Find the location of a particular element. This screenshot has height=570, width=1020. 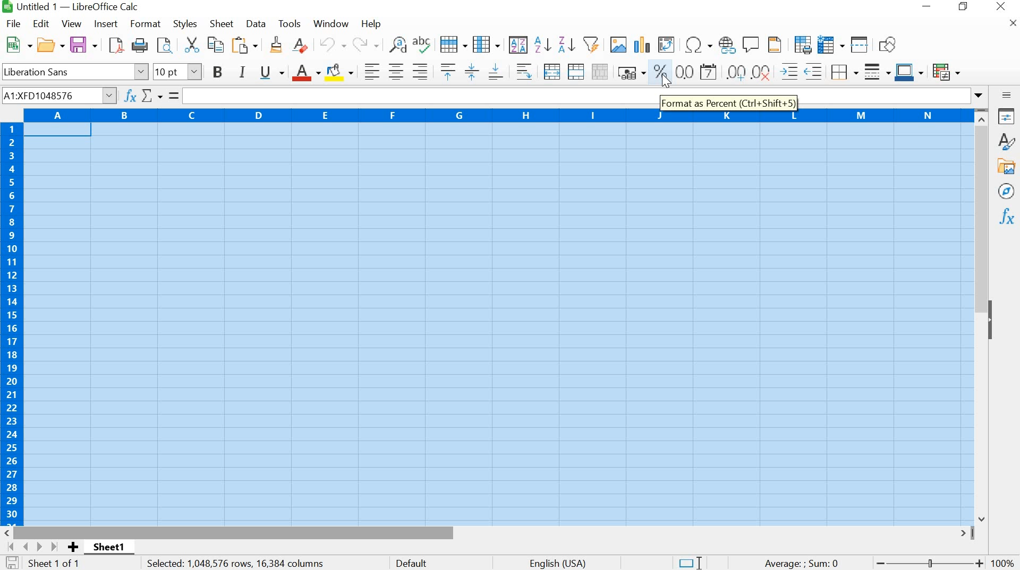

Split window is located at coordinates (858, 45).